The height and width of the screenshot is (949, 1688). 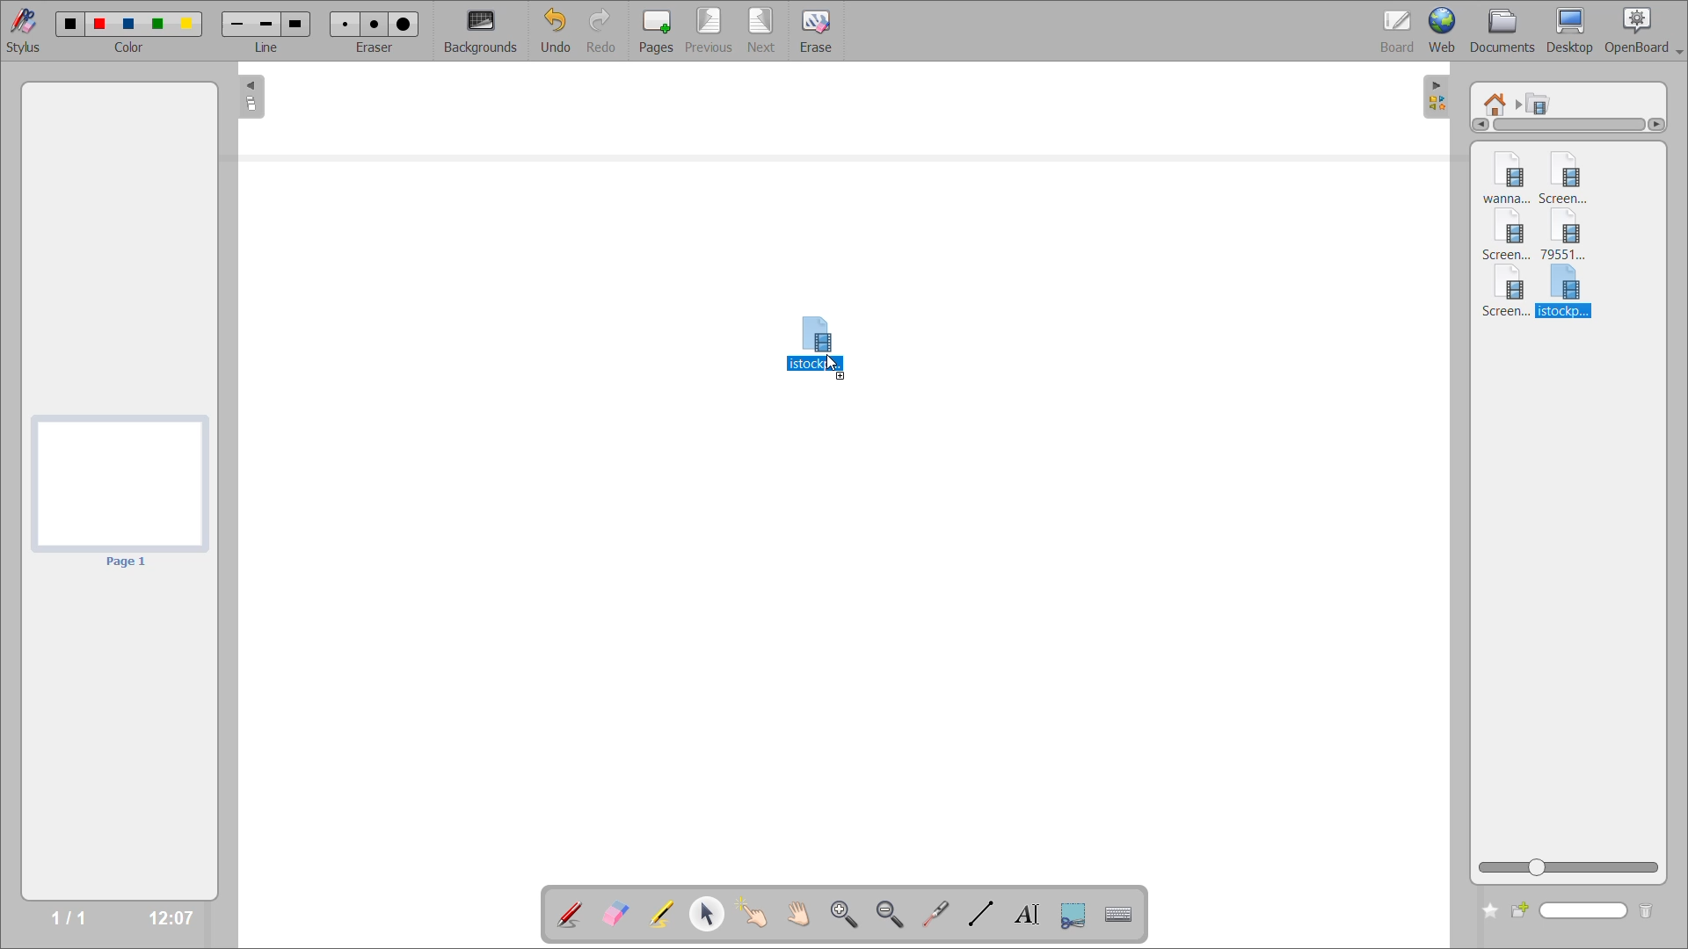 I want to click on board, so click(x=1392, y=27).